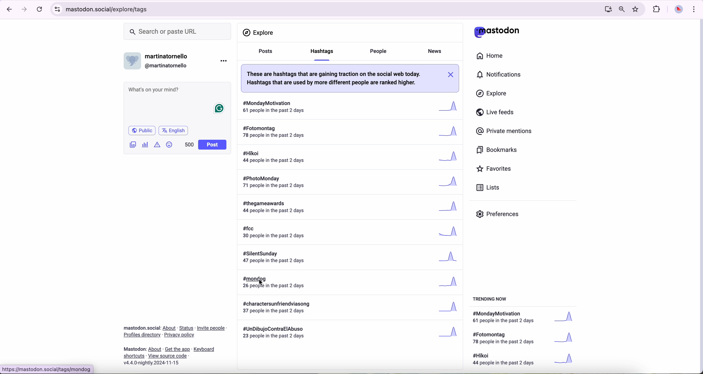  Describe the element at coordinates (134, 356) in the screenshot. I see `link` at that location.